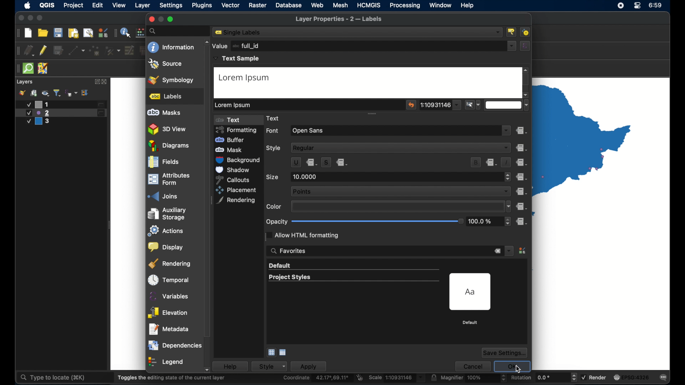 The height and width of the screenshot is (385, 685). Describe the element at coordinates (273, 177) in the screenshot. I see `size` at that location.